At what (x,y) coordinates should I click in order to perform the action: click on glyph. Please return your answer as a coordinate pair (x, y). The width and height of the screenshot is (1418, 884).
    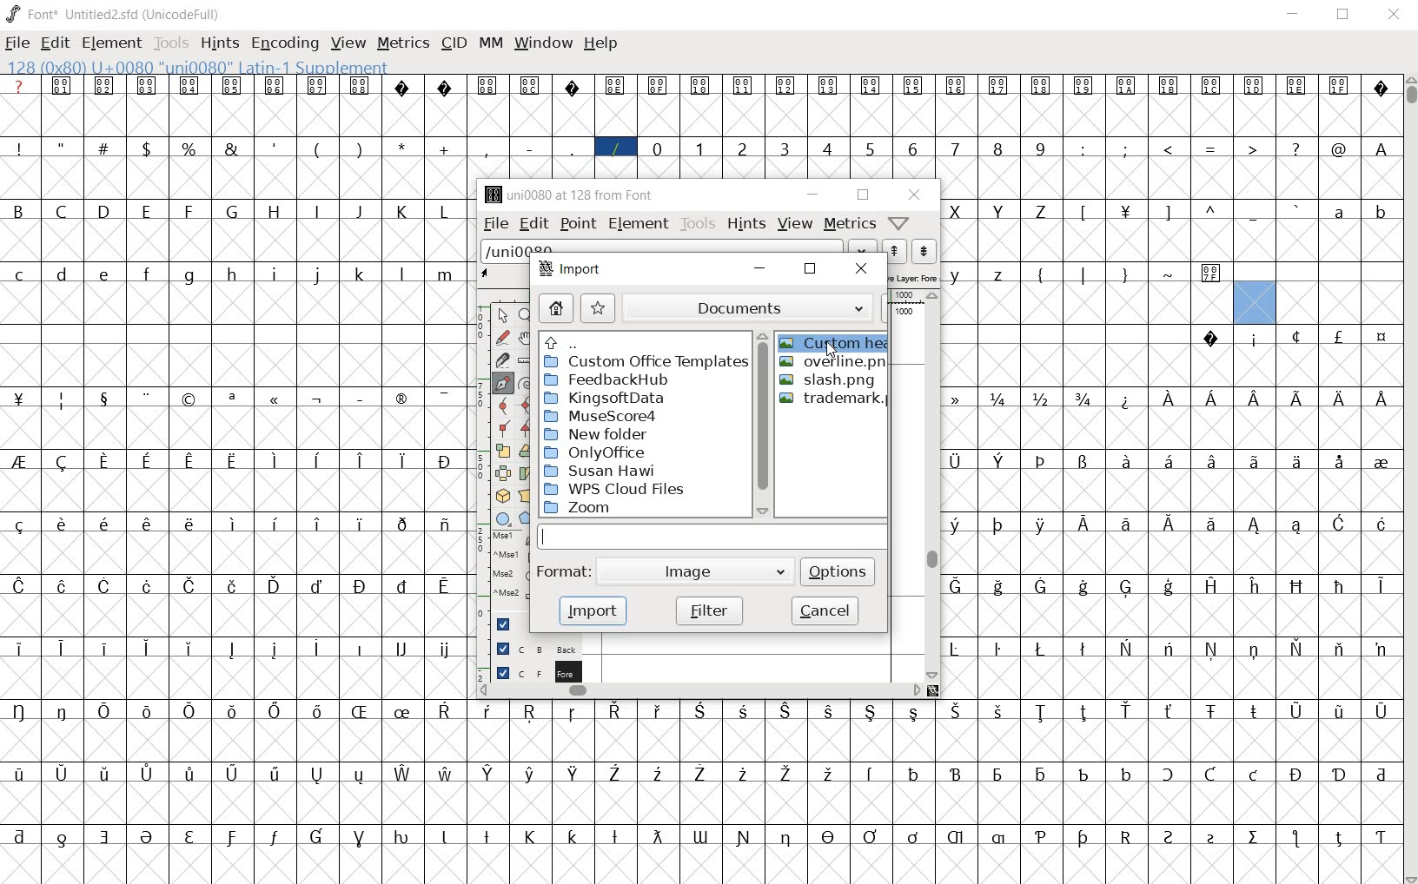
    Looking at the image, I should click on (1041, 86).